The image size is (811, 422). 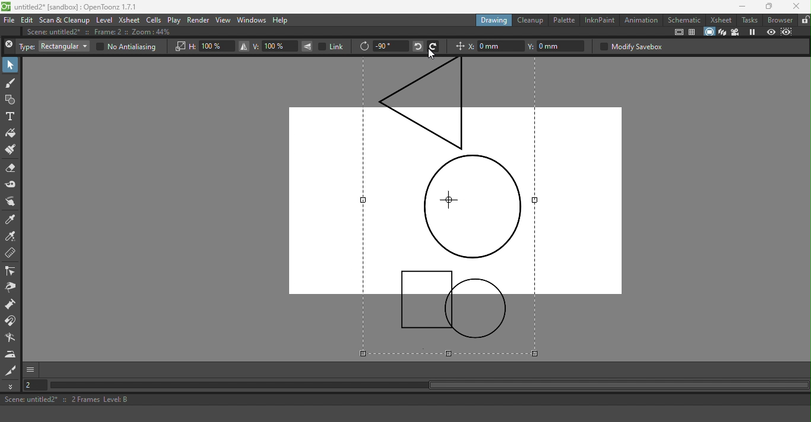 I want to click on Rotate selection left, so click(x=417, y=46).